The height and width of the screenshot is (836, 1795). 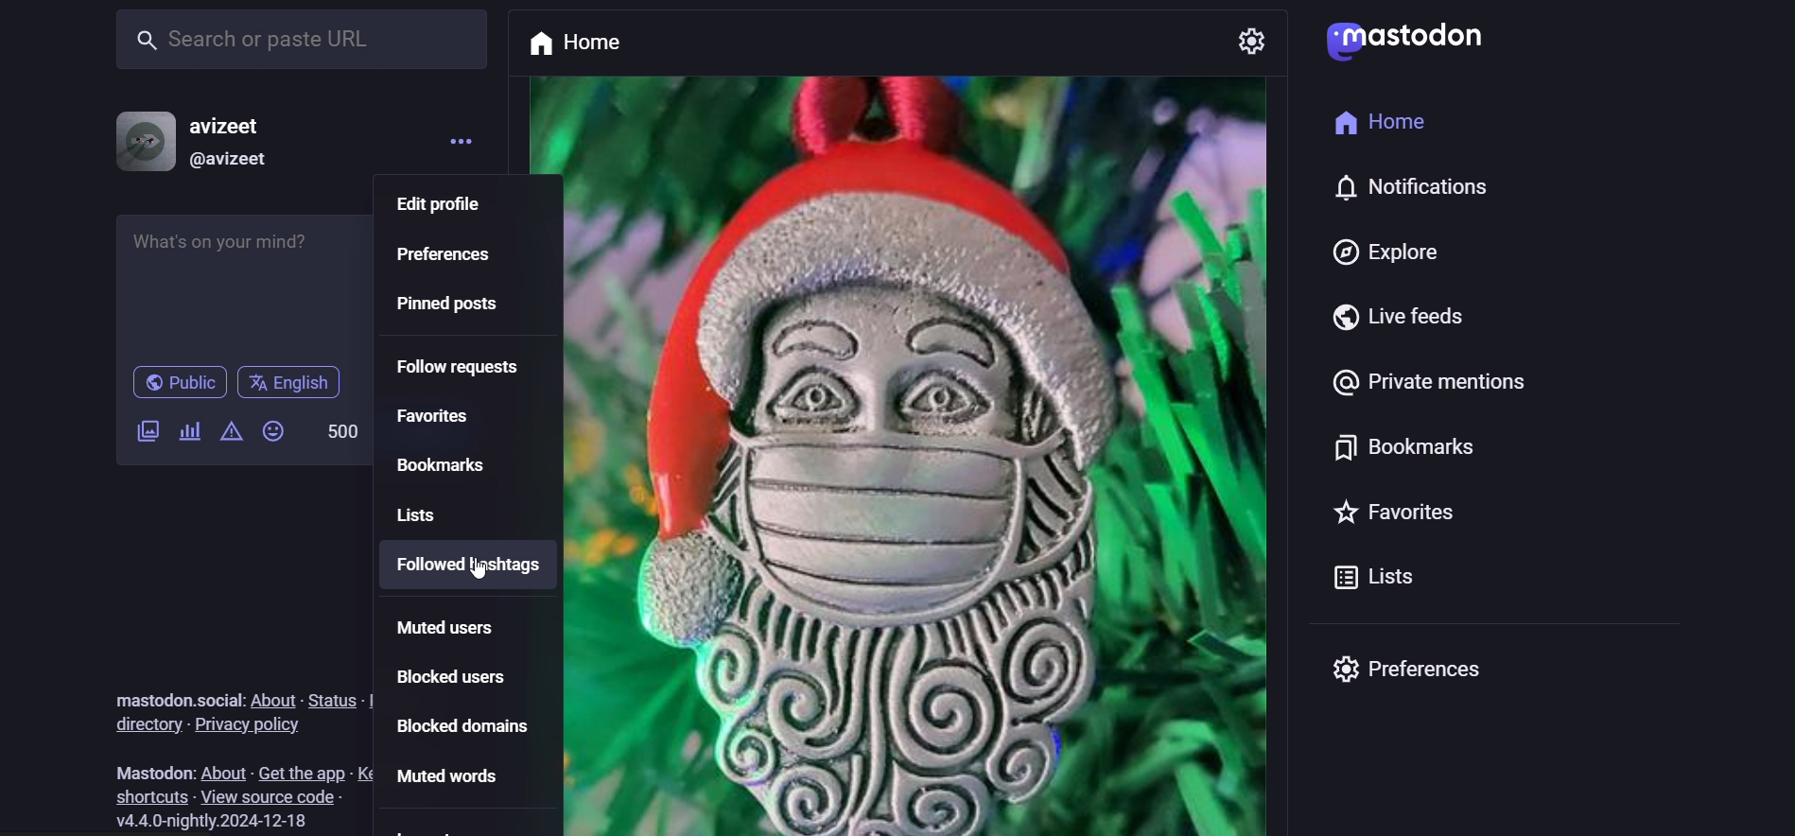 I want to click on status, so click(x=328, y=700).